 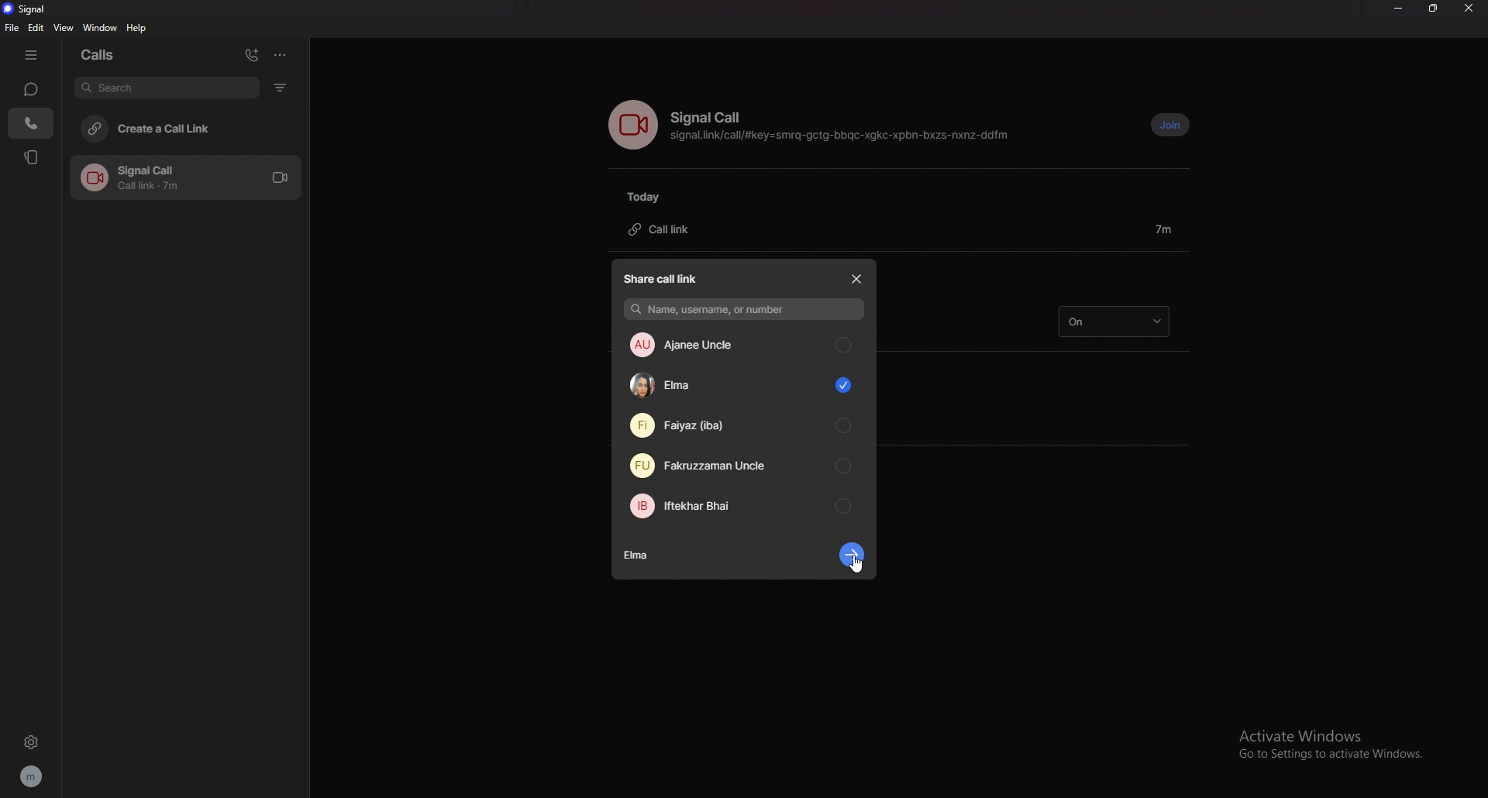 I want to click on calls, so click(x=106, y=55).